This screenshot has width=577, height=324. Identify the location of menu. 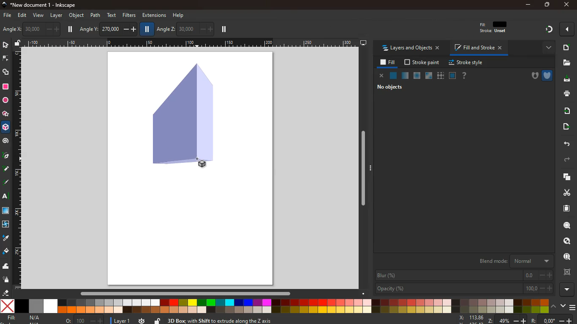
(572, 305).